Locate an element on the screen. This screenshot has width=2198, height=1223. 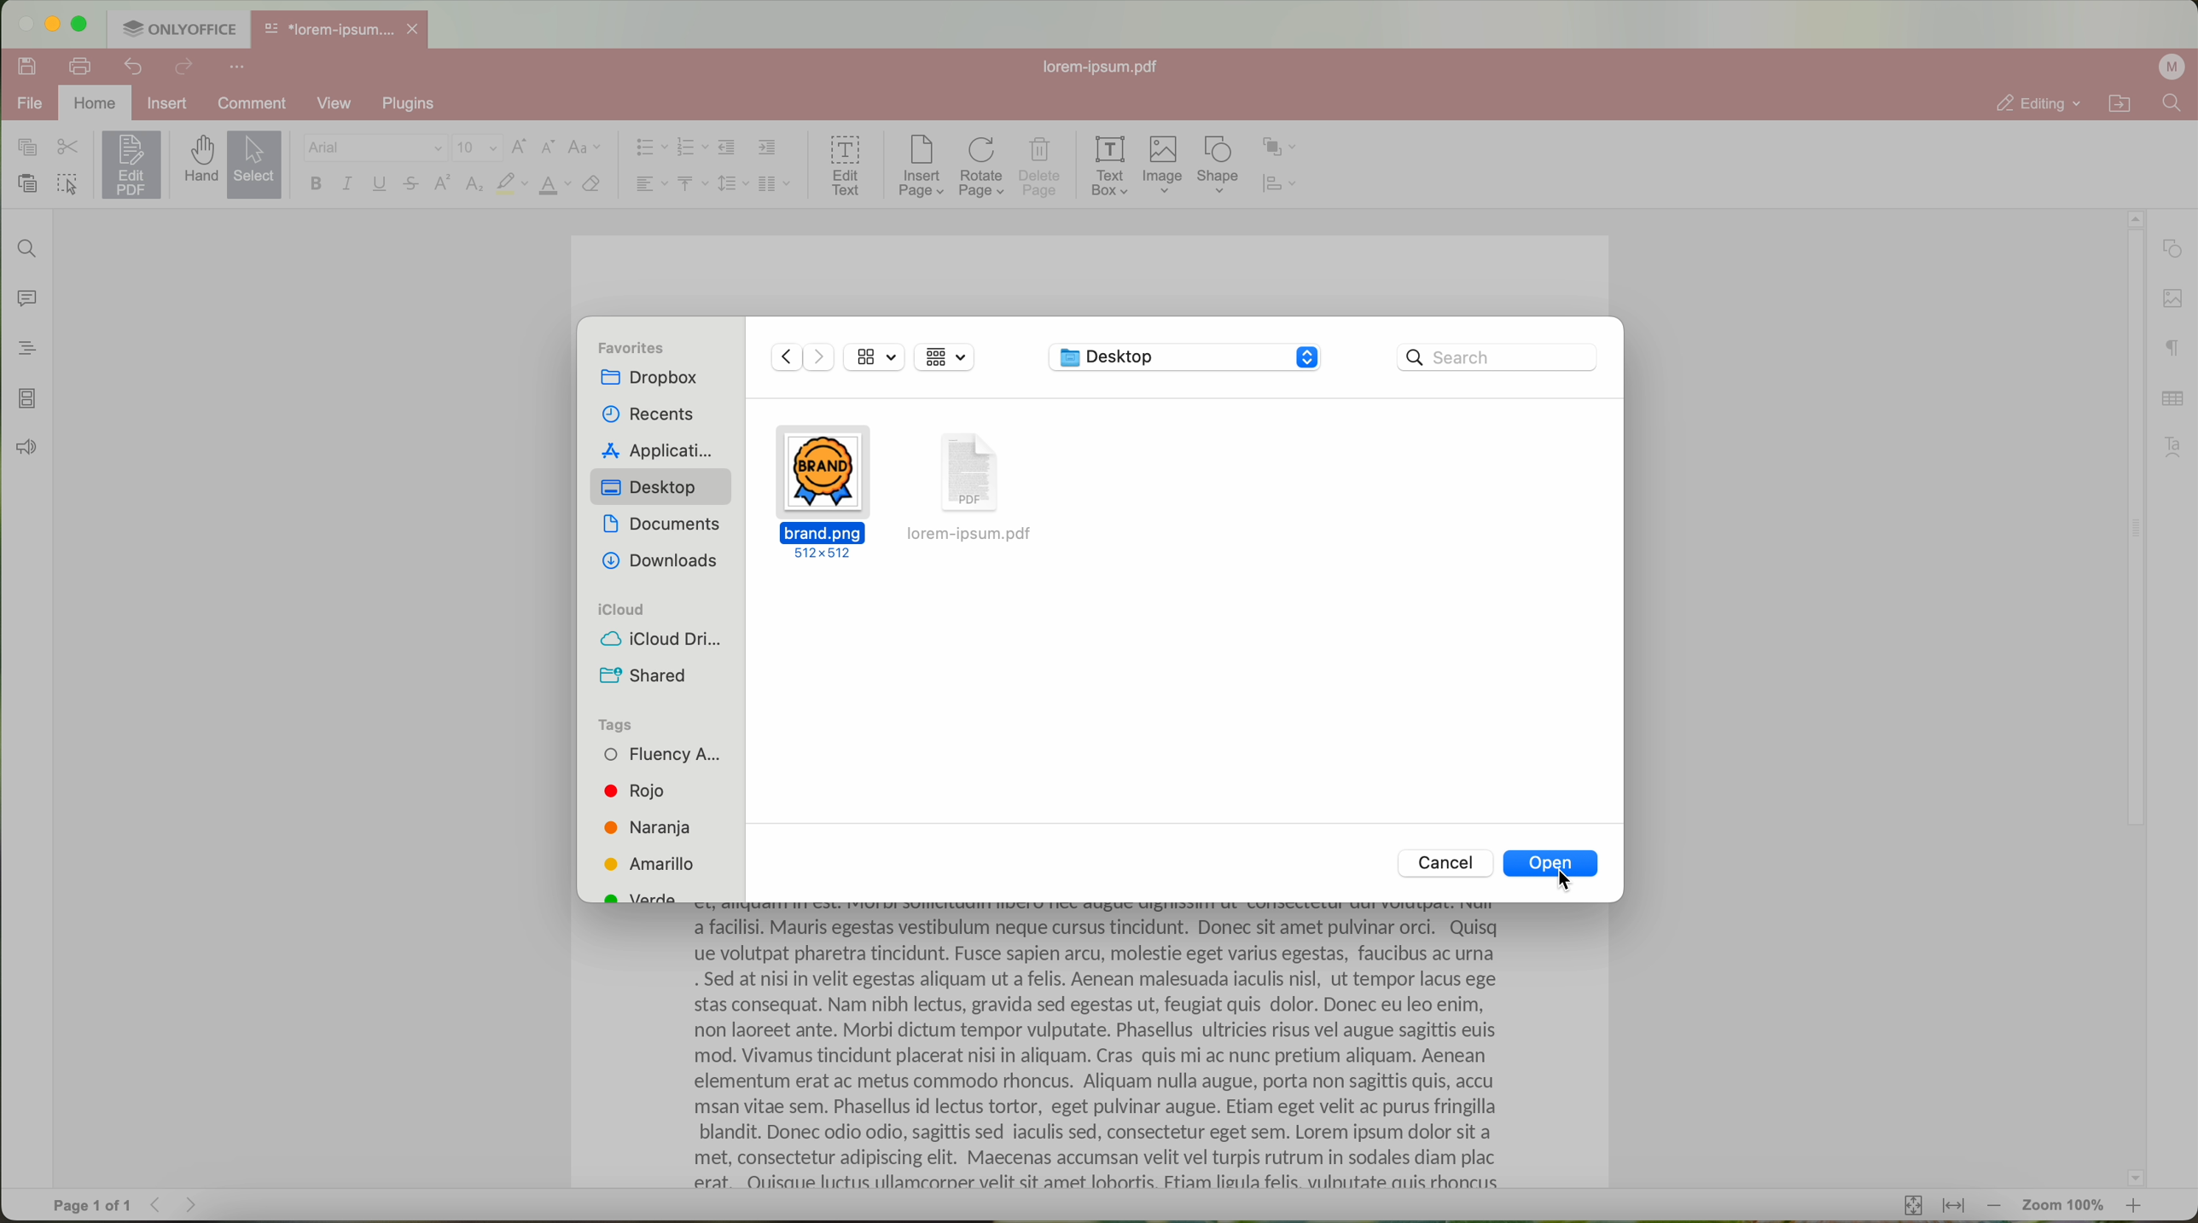
table settings is located at coordinates (2172, 398).